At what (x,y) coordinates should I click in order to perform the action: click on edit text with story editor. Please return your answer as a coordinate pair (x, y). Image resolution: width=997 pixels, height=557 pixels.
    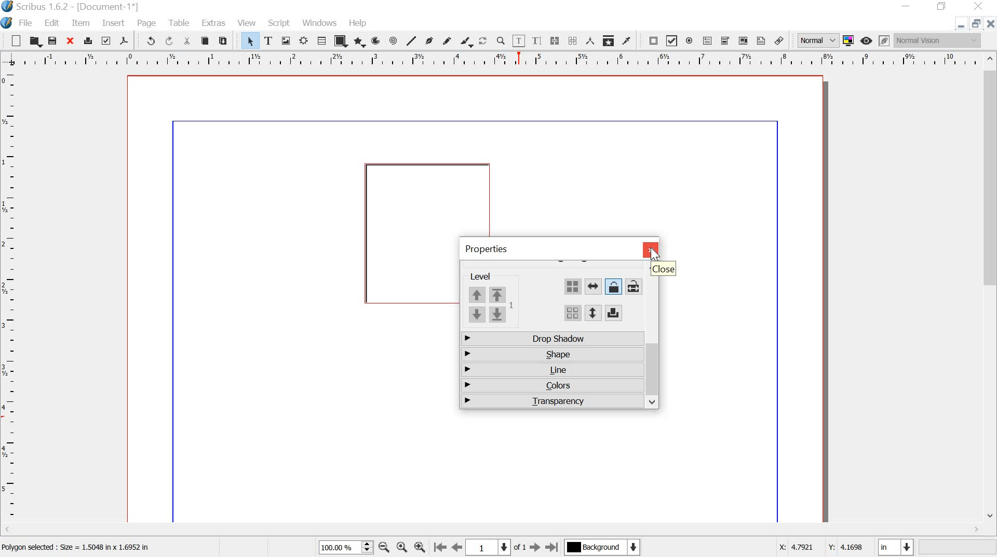
    Looking at the image, I should click on (536, 40).